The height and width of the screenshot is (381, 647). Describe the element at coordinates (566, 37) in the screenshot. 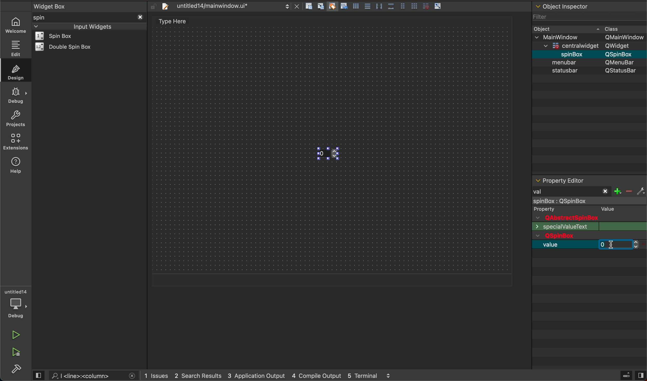

I see `` at that location.